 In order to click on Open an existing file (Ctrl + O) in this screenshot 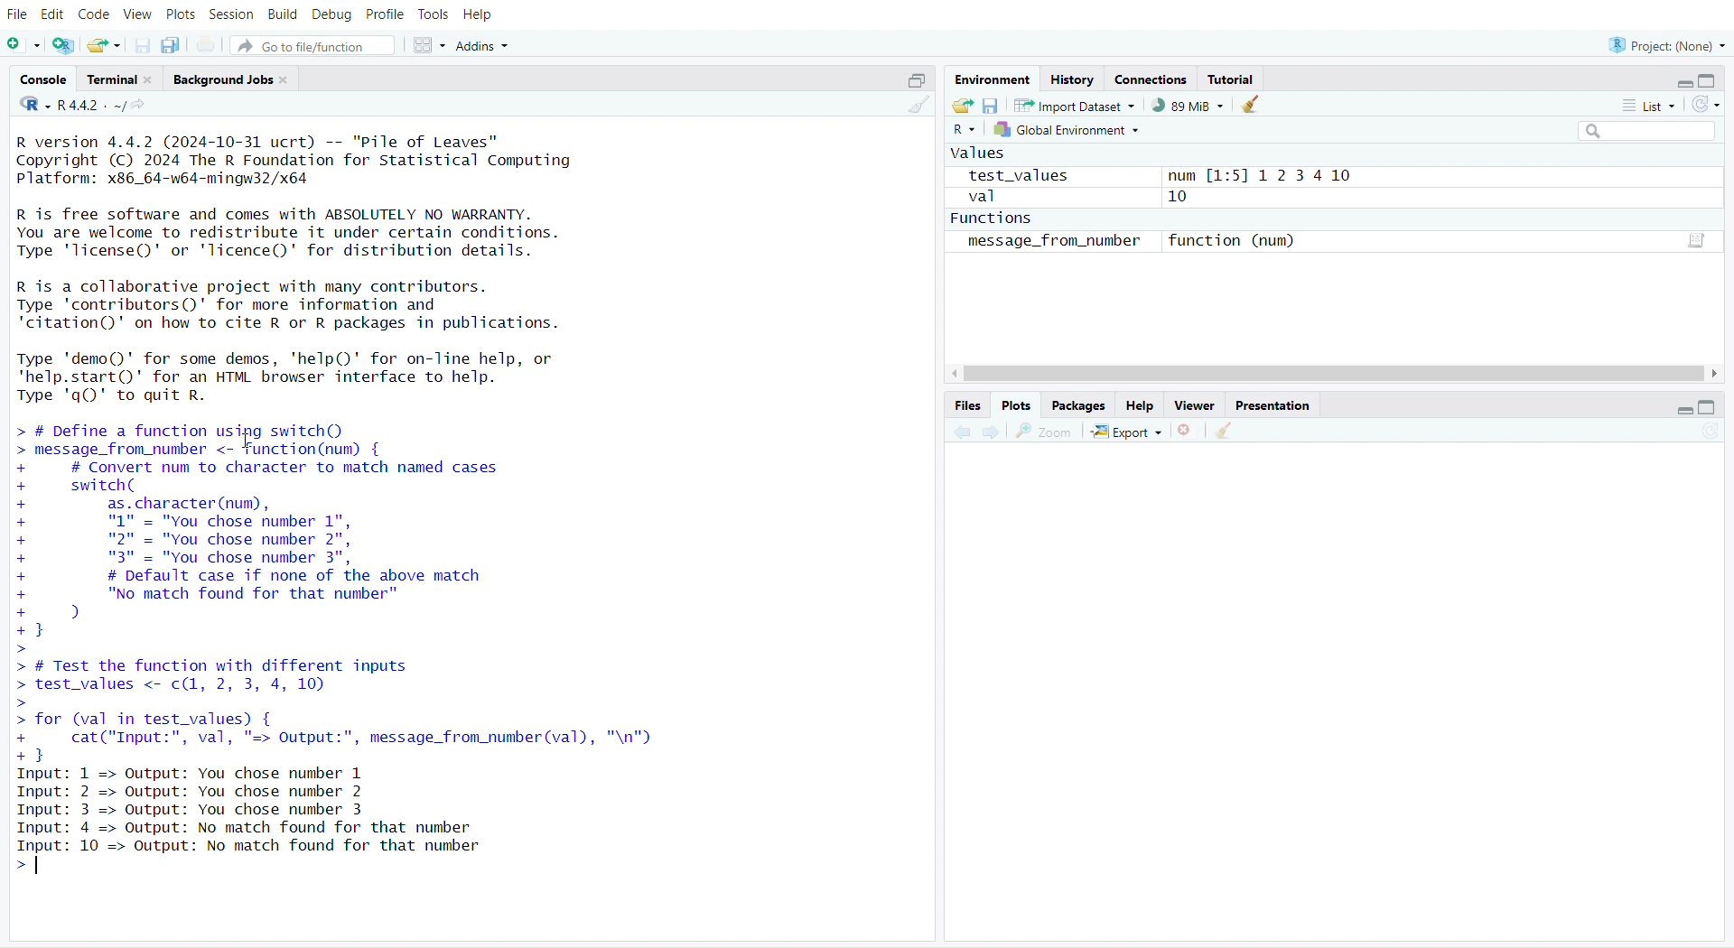, I will do `click(103, 45)`.